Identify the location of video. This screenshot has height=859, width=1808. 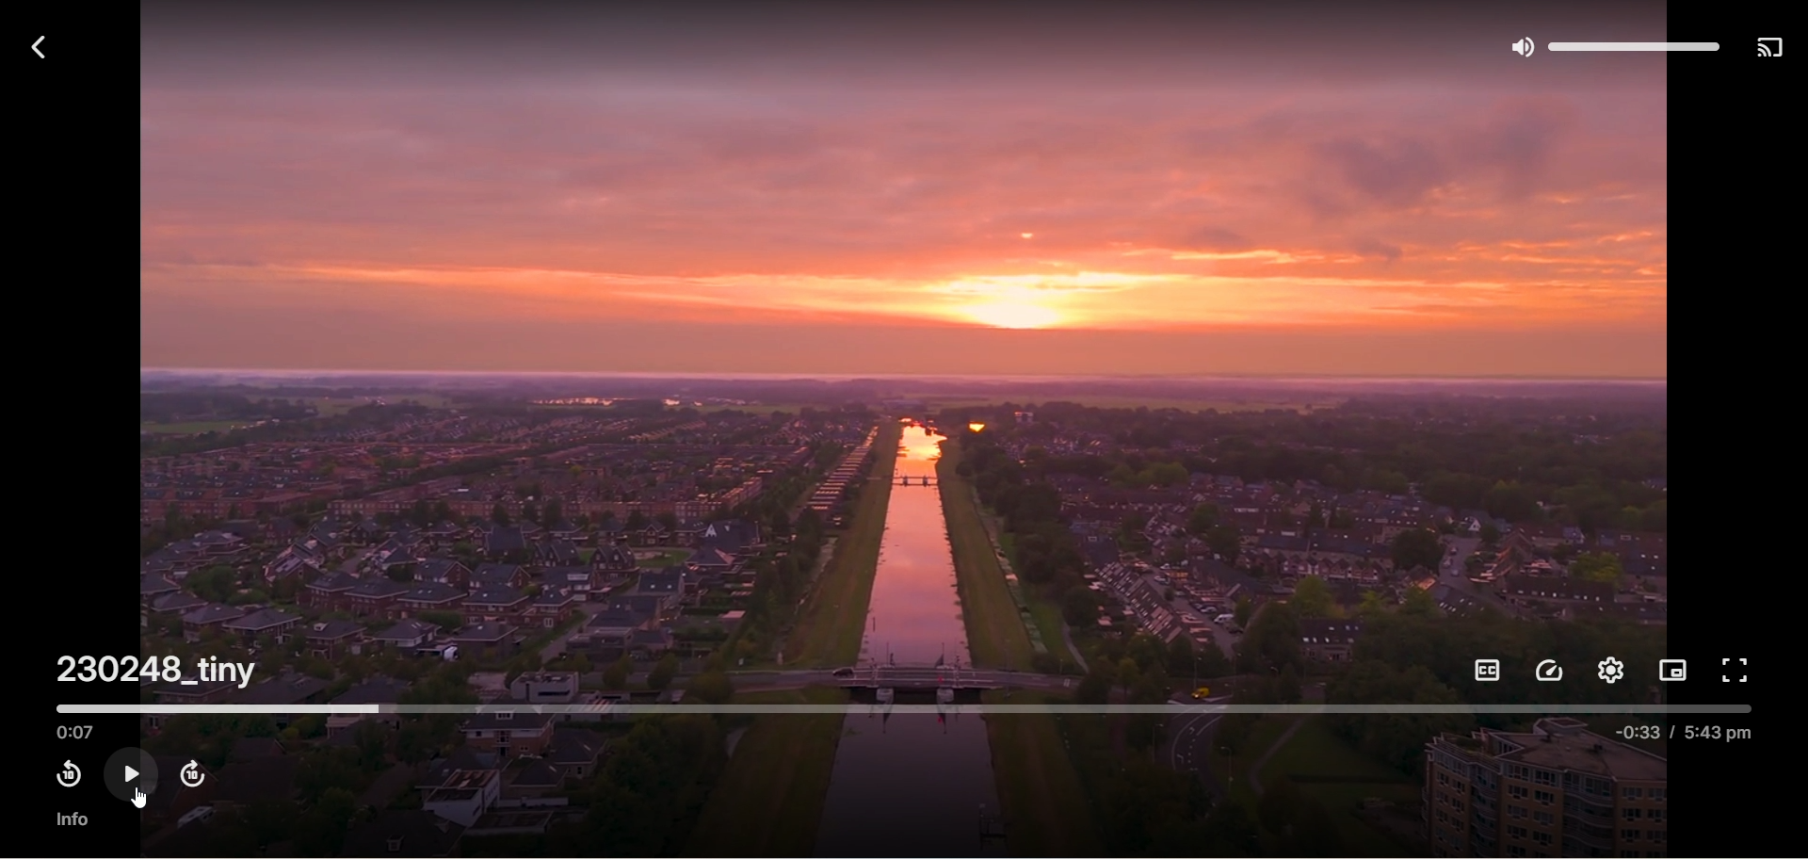
(912, 360).